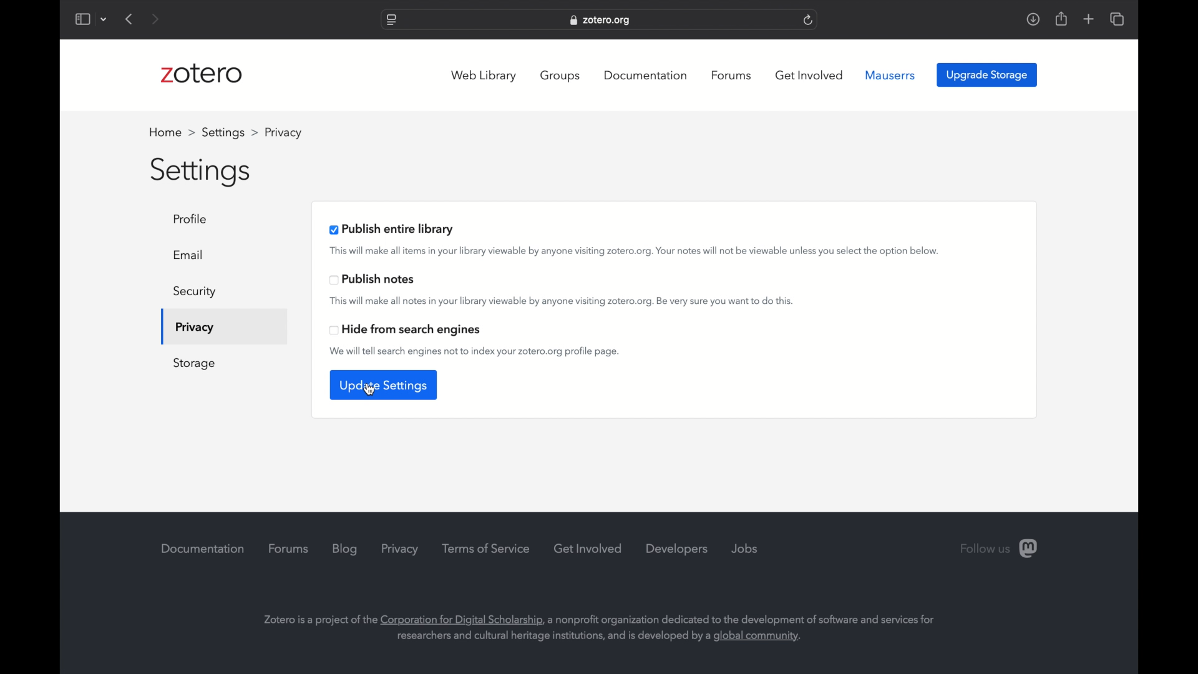  What do you see at coordinates (82, 19) in the screenshot?
I see `show sidebar` at bounding box center [82, 19].